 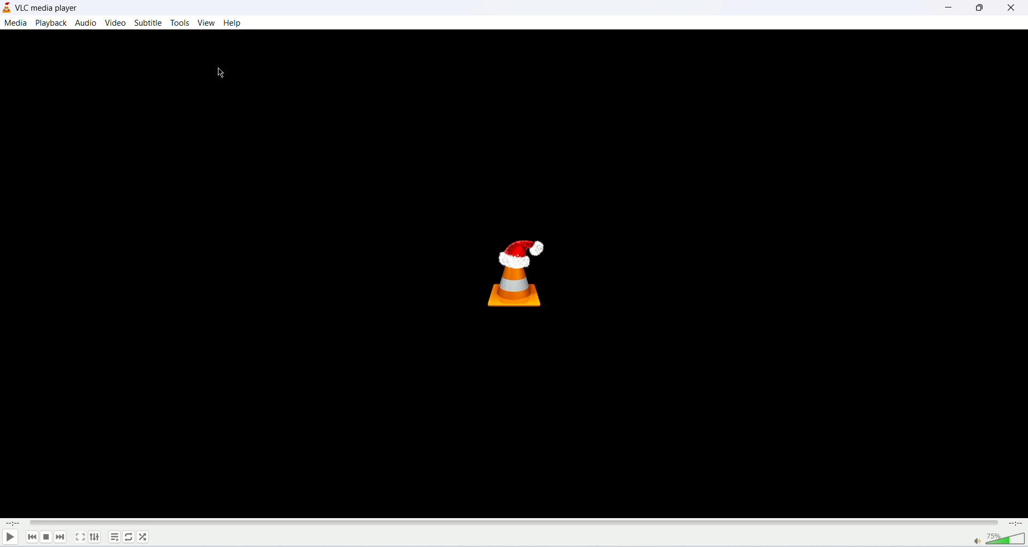 What do you see at coordinates (219, 72) in the screenshot?
I see `cursor` at bounding box center [219, 72].